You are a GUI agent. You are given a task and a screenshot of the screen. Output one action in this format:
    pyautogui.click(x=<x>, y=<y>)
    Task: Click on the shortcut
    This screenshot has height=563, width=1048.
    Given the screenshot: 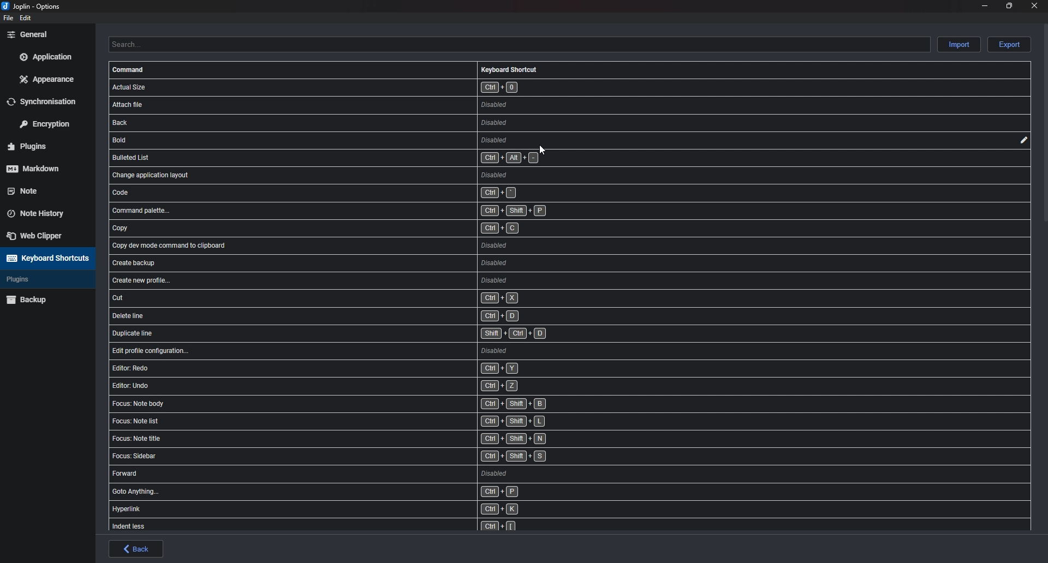 What is the action you would take?
    pyautogui.click(x=368, y=298)
    